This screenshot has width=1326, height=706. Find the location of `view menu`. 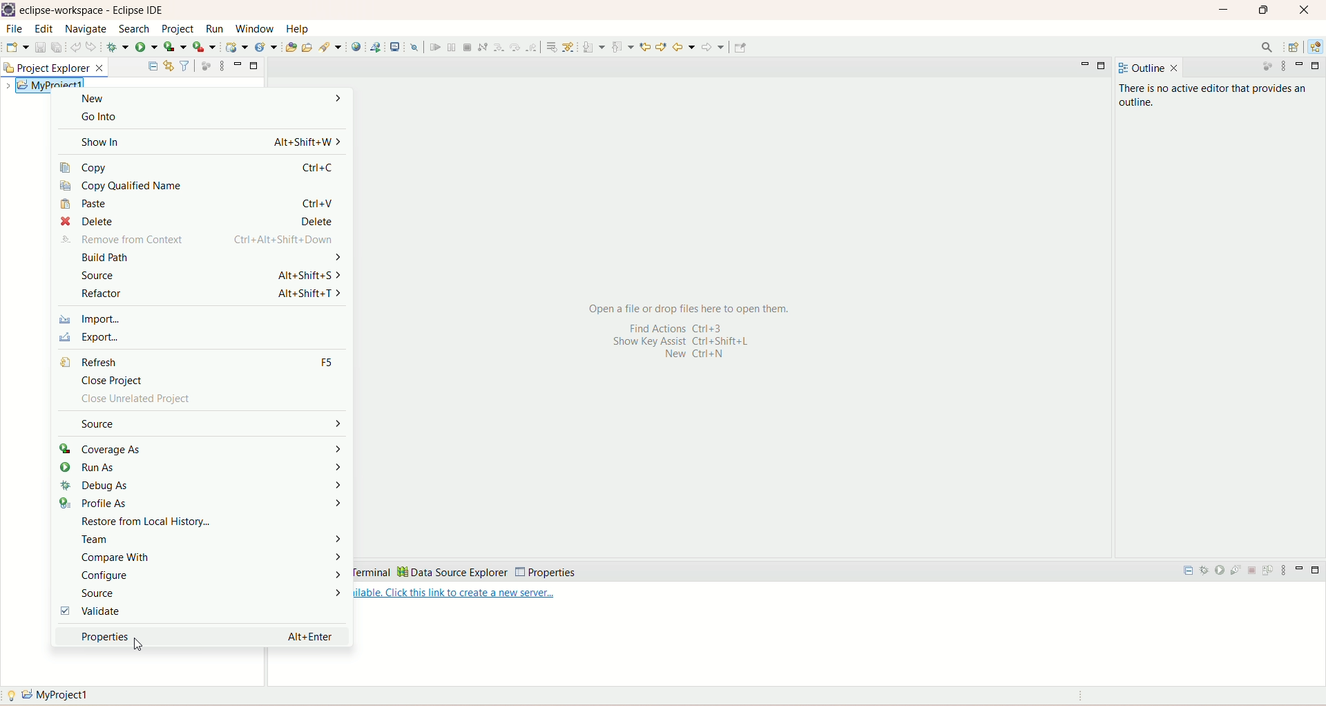

view menu is located at coordinates (1282, 66).